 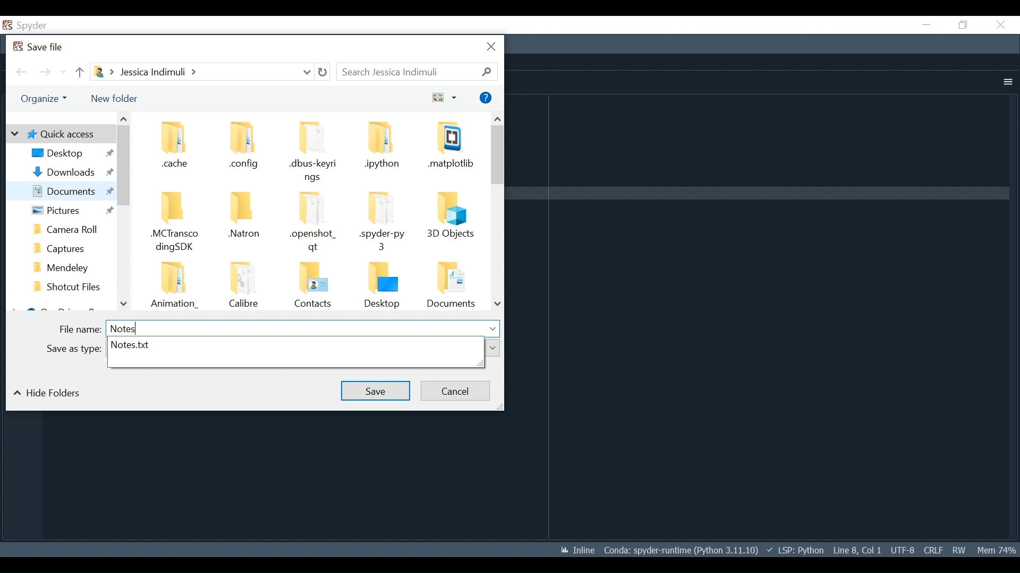 I want to click on File names Alternative search file names, so click(x=295, y=354).